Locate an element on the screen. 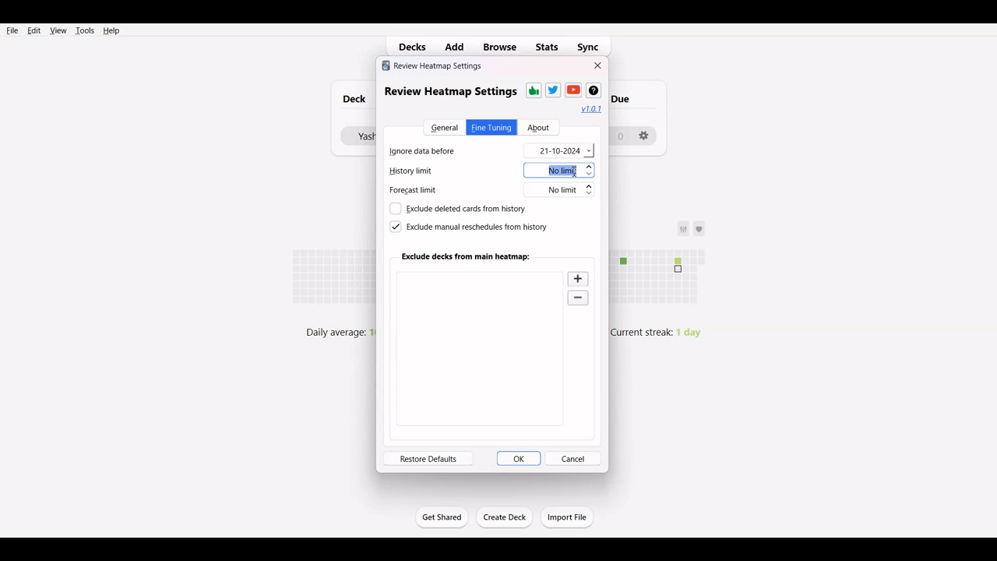 Image resolution: width=997 pixels, height=561 pixels. Exclude deck from main heatmap is located at coordinates (467, 256).